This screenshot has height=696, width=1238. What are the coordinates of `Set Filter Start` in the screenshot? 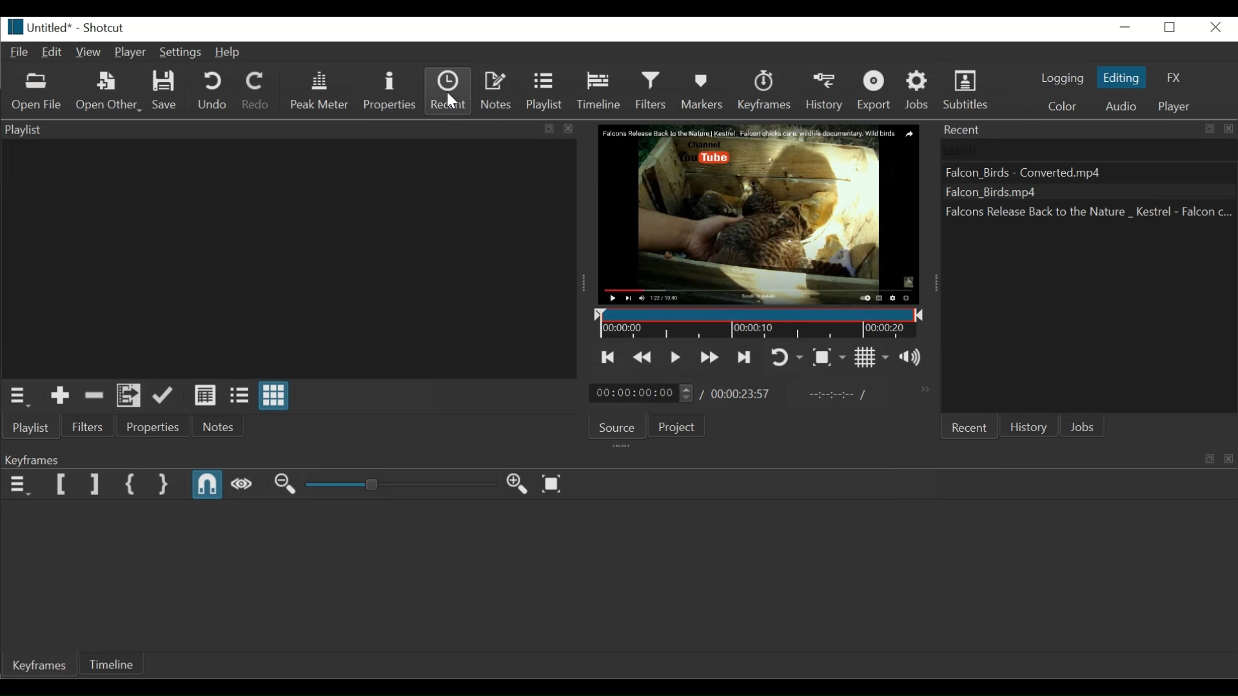 It's located at (61, 485).